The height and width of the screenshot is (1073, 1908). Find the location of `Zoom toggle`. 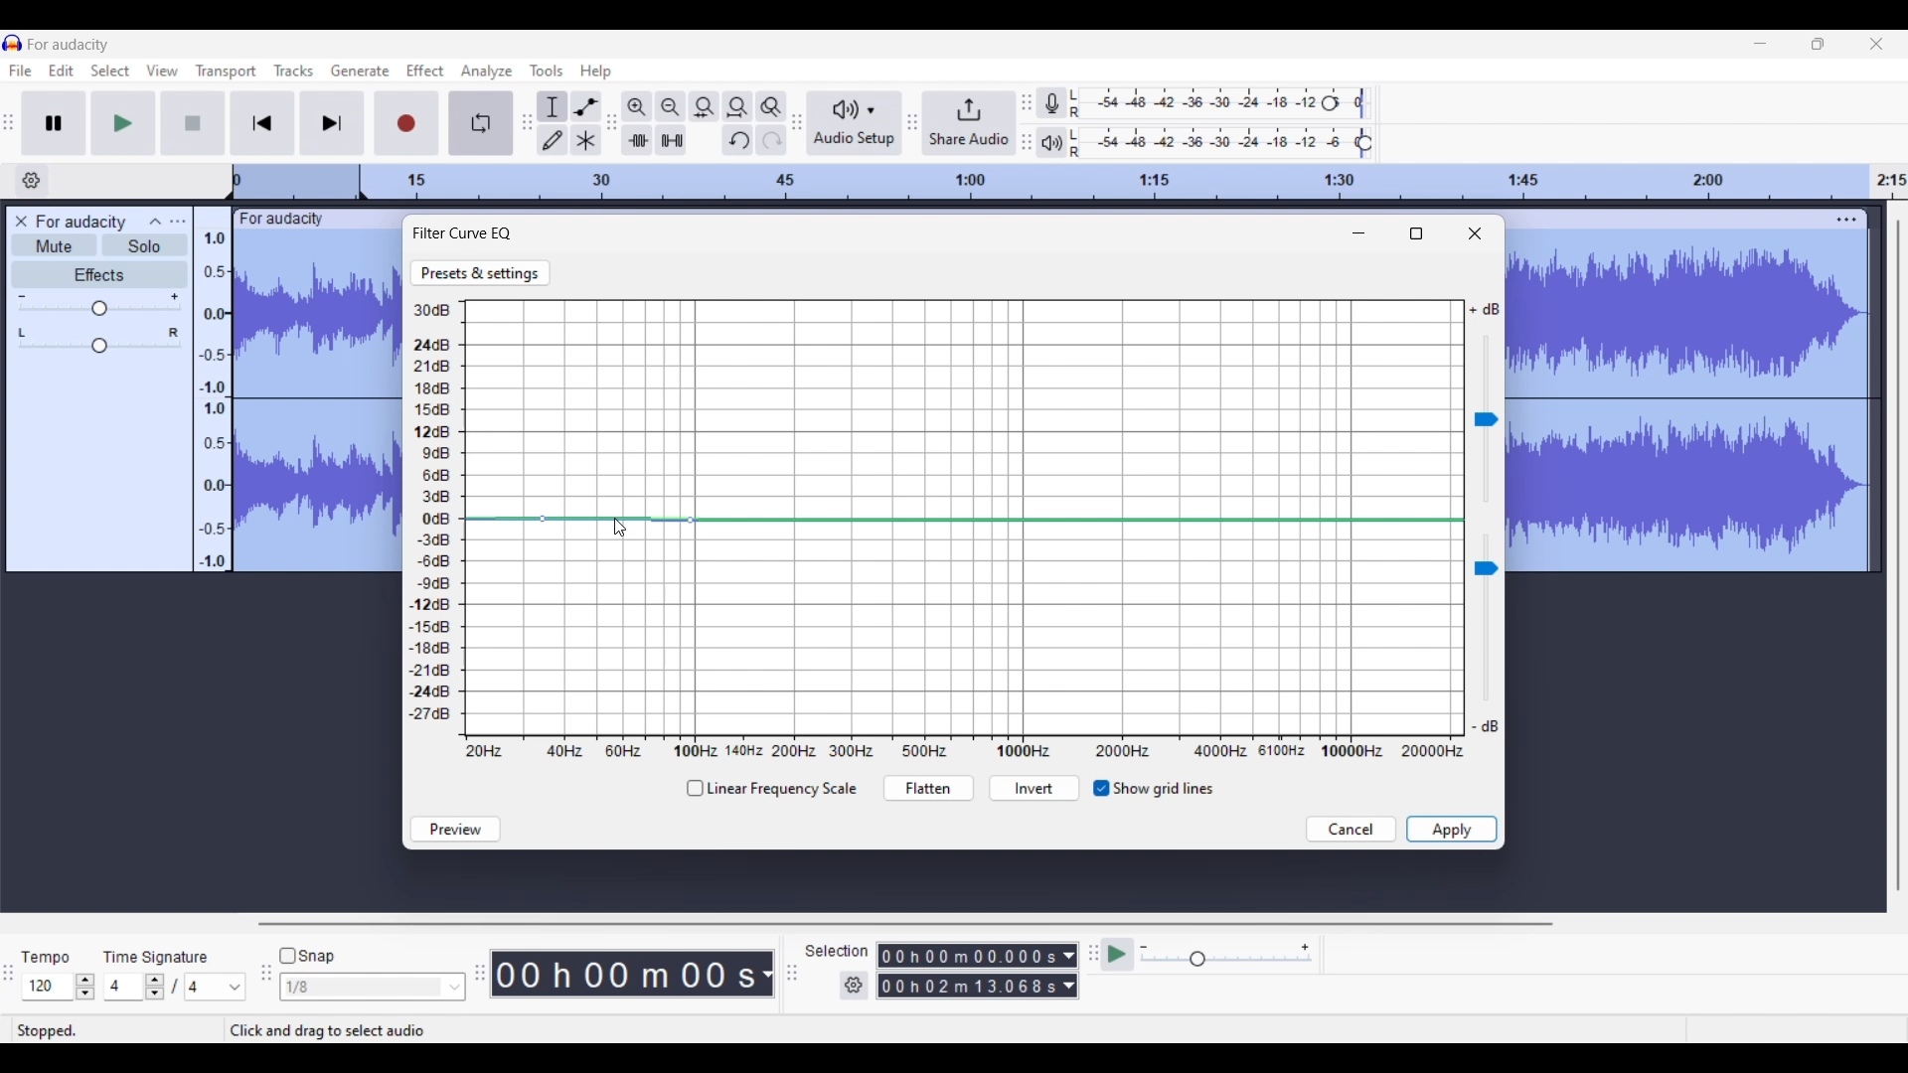

Zoom toggle is located at coordinates (772, 106).